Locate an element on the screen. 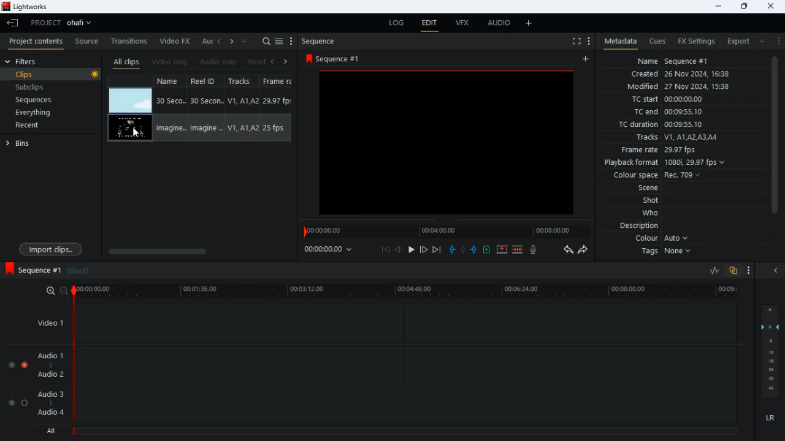  push is located at coordinates (475, 251).